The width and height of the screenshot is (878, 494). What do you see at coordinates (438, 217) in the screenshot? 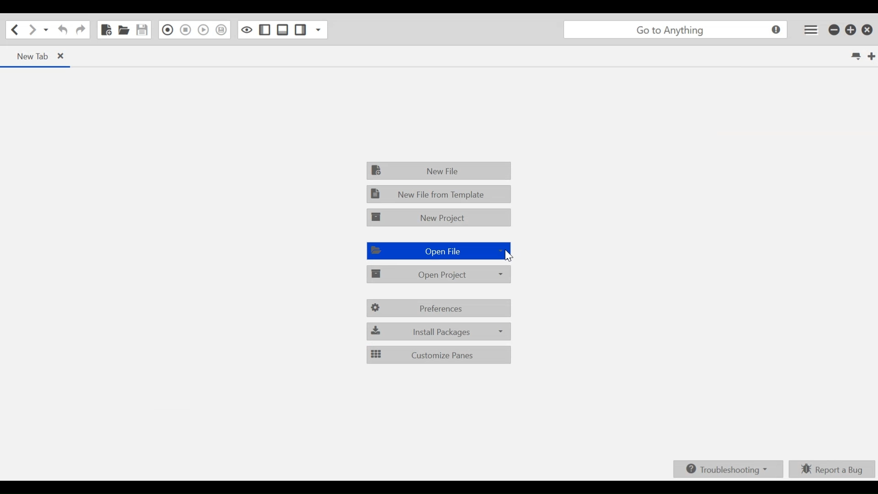
I see `New Project` at bounding box center [438, 217].